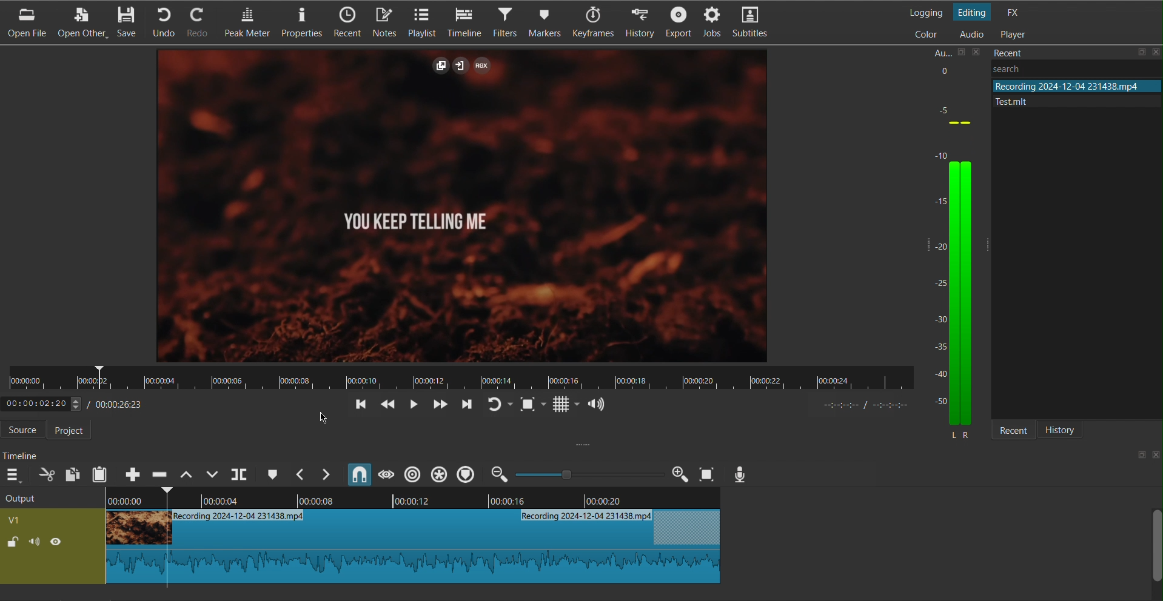  I want to click on Overwrite, so click(212, 474).